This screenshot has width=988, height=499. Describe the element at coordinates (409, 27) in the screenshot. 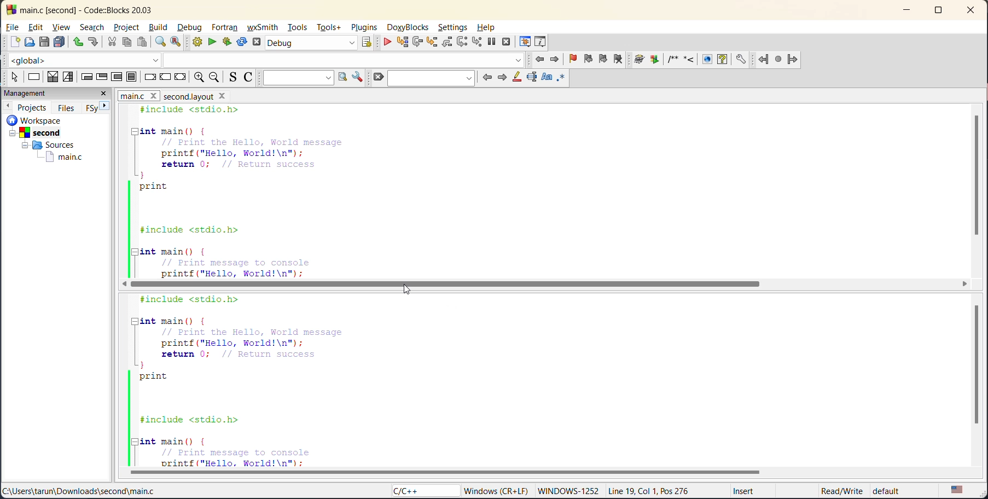

I see `doxyblocks` at that location.